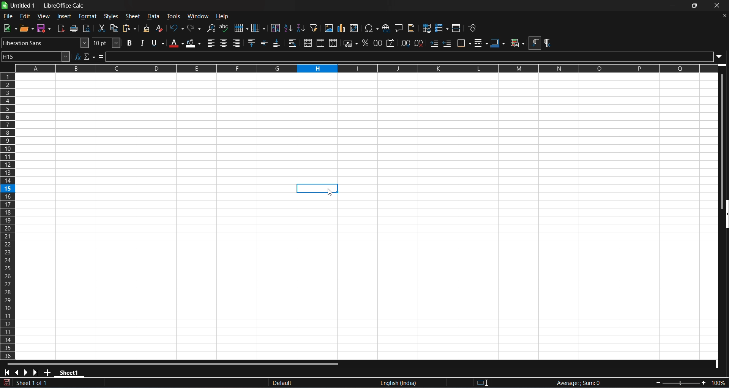 The height and width of the screenshot is (388, 729). I want to click on default, so click(279, 381).